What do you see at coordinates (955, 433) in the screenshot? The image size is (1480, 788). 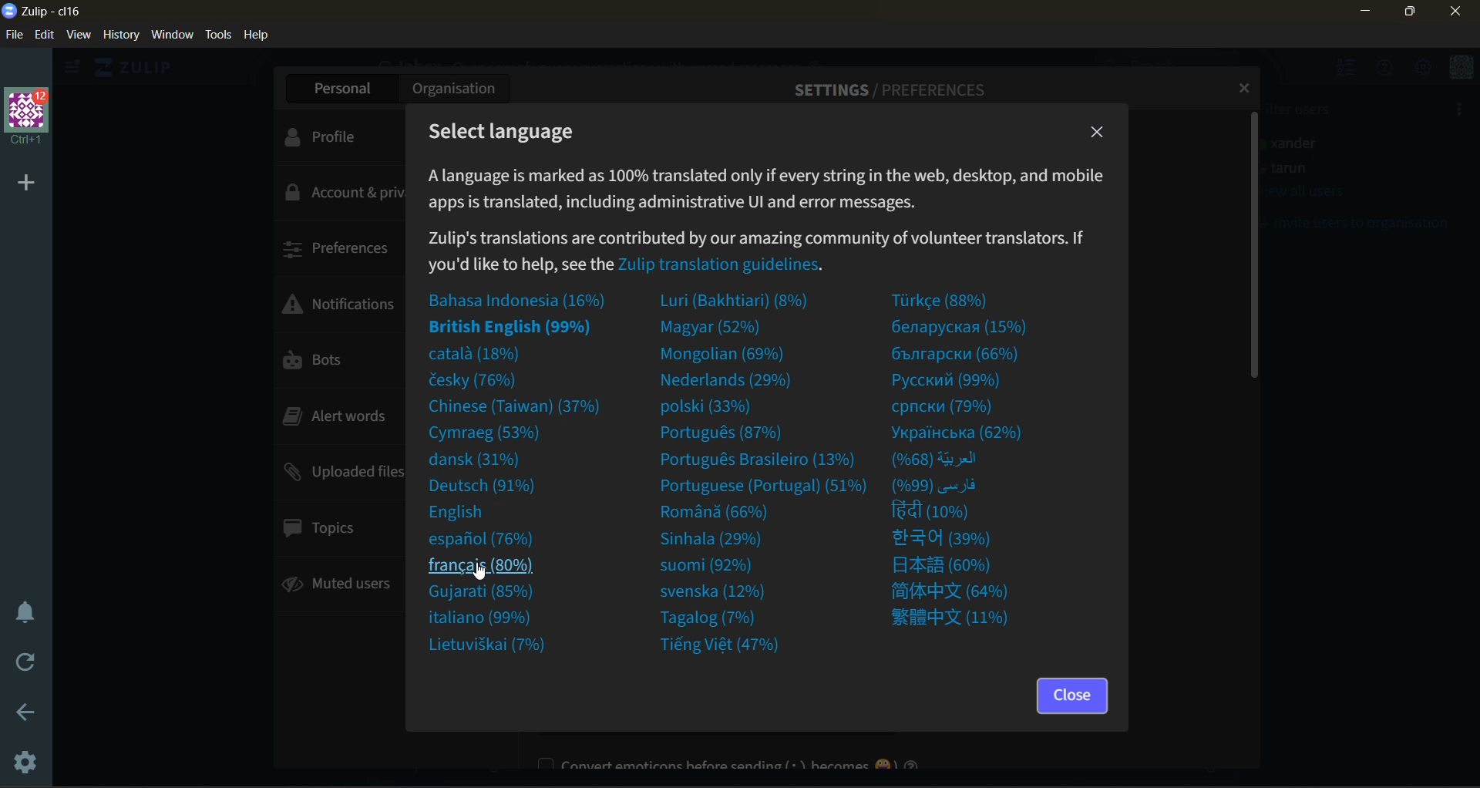 I see `foreign language` at bounding box center [955, 433].